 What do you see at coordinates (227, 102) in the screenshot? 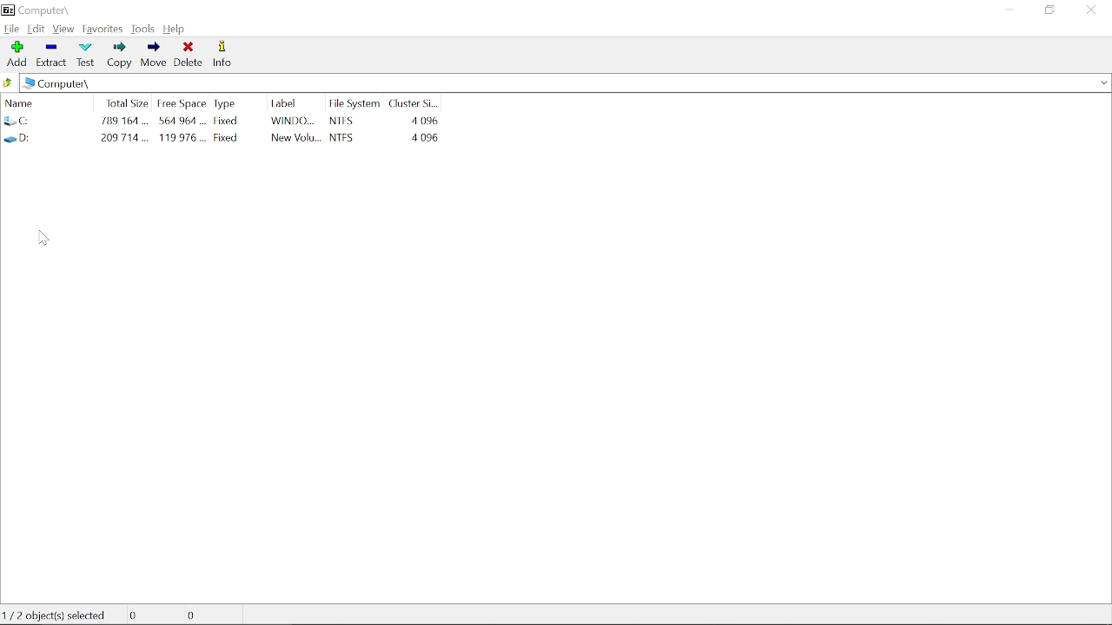
I see `type` at bounding box center [227, 102].